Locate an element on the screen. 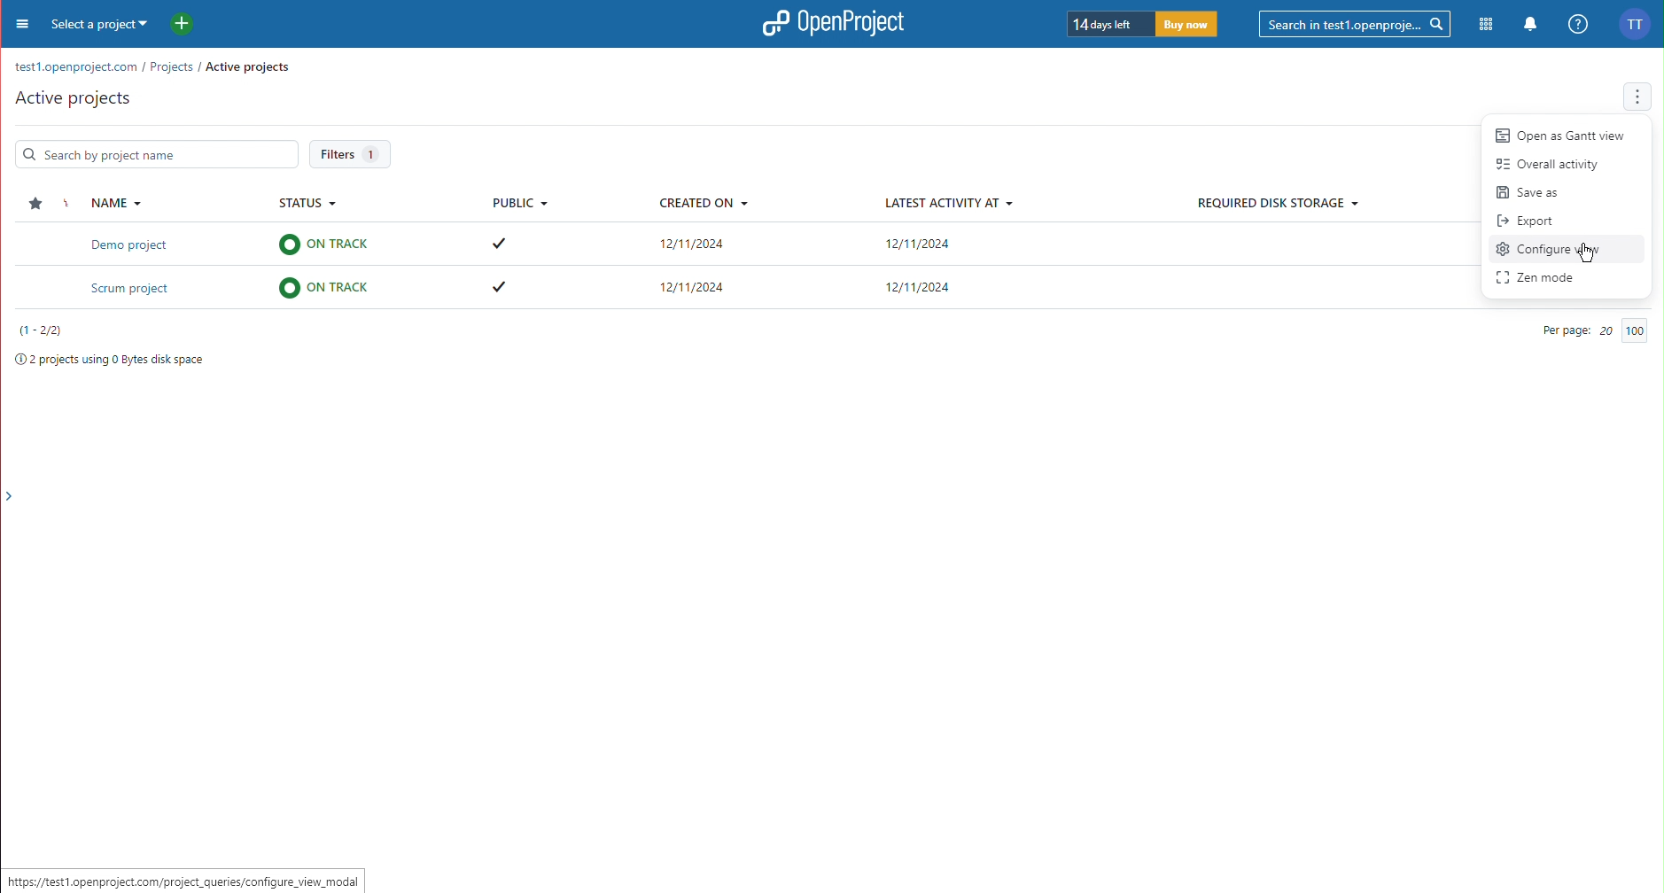 This screenshot has height=893, width=1664. Name is located at coordinates (105, 198).